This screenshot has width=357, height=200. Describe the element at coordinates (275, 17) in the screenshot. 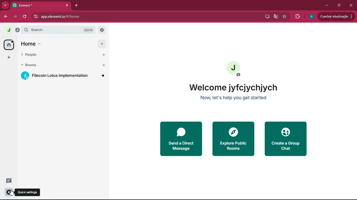

I see `google translate` at that location.